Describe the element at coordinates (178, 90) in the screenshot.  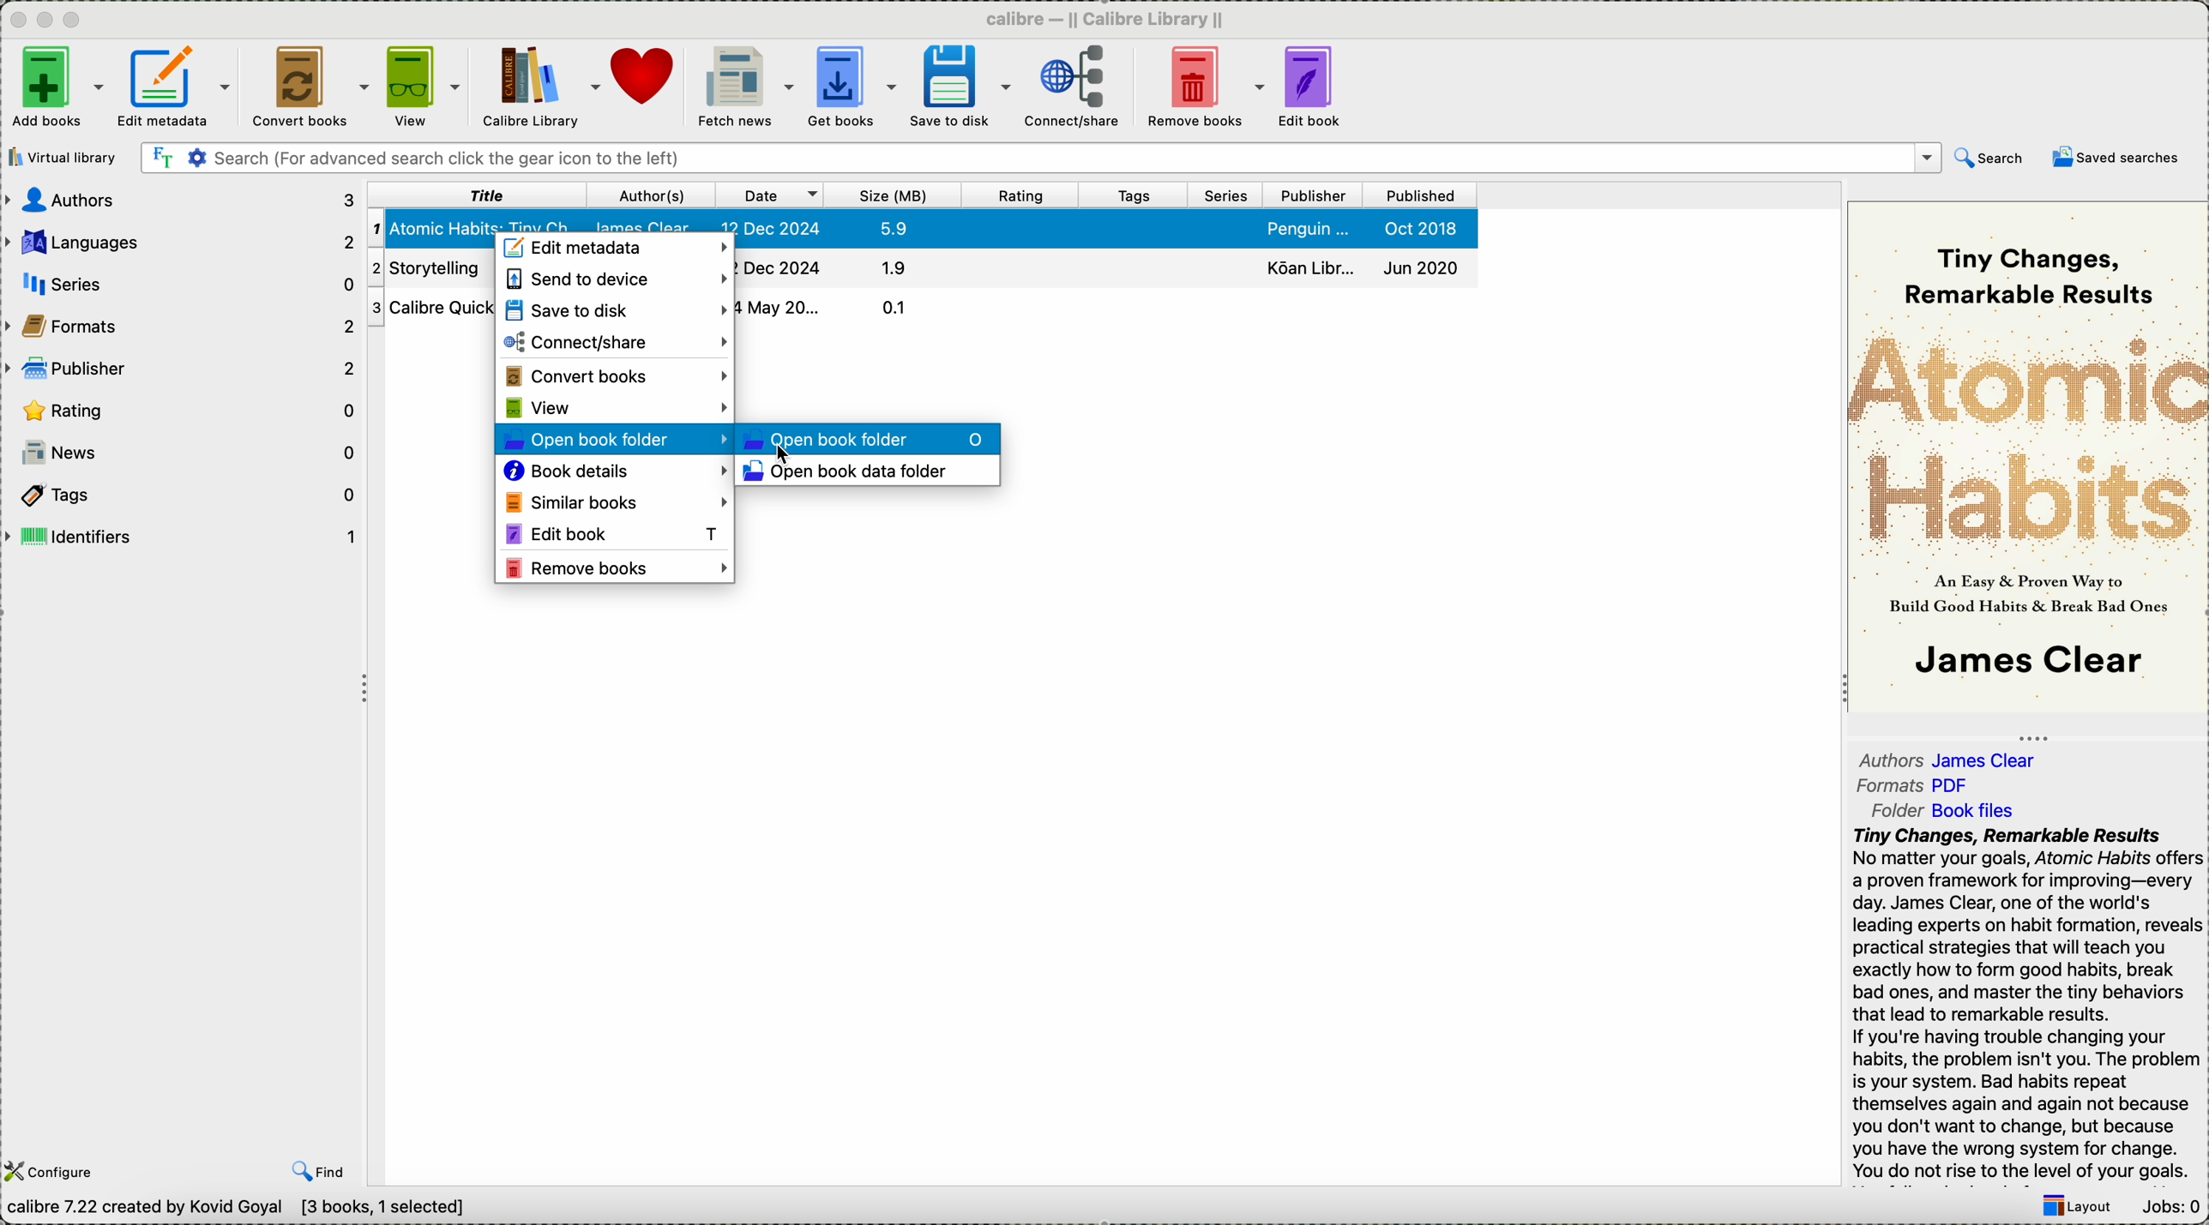
I see `edit metadata` at that location.